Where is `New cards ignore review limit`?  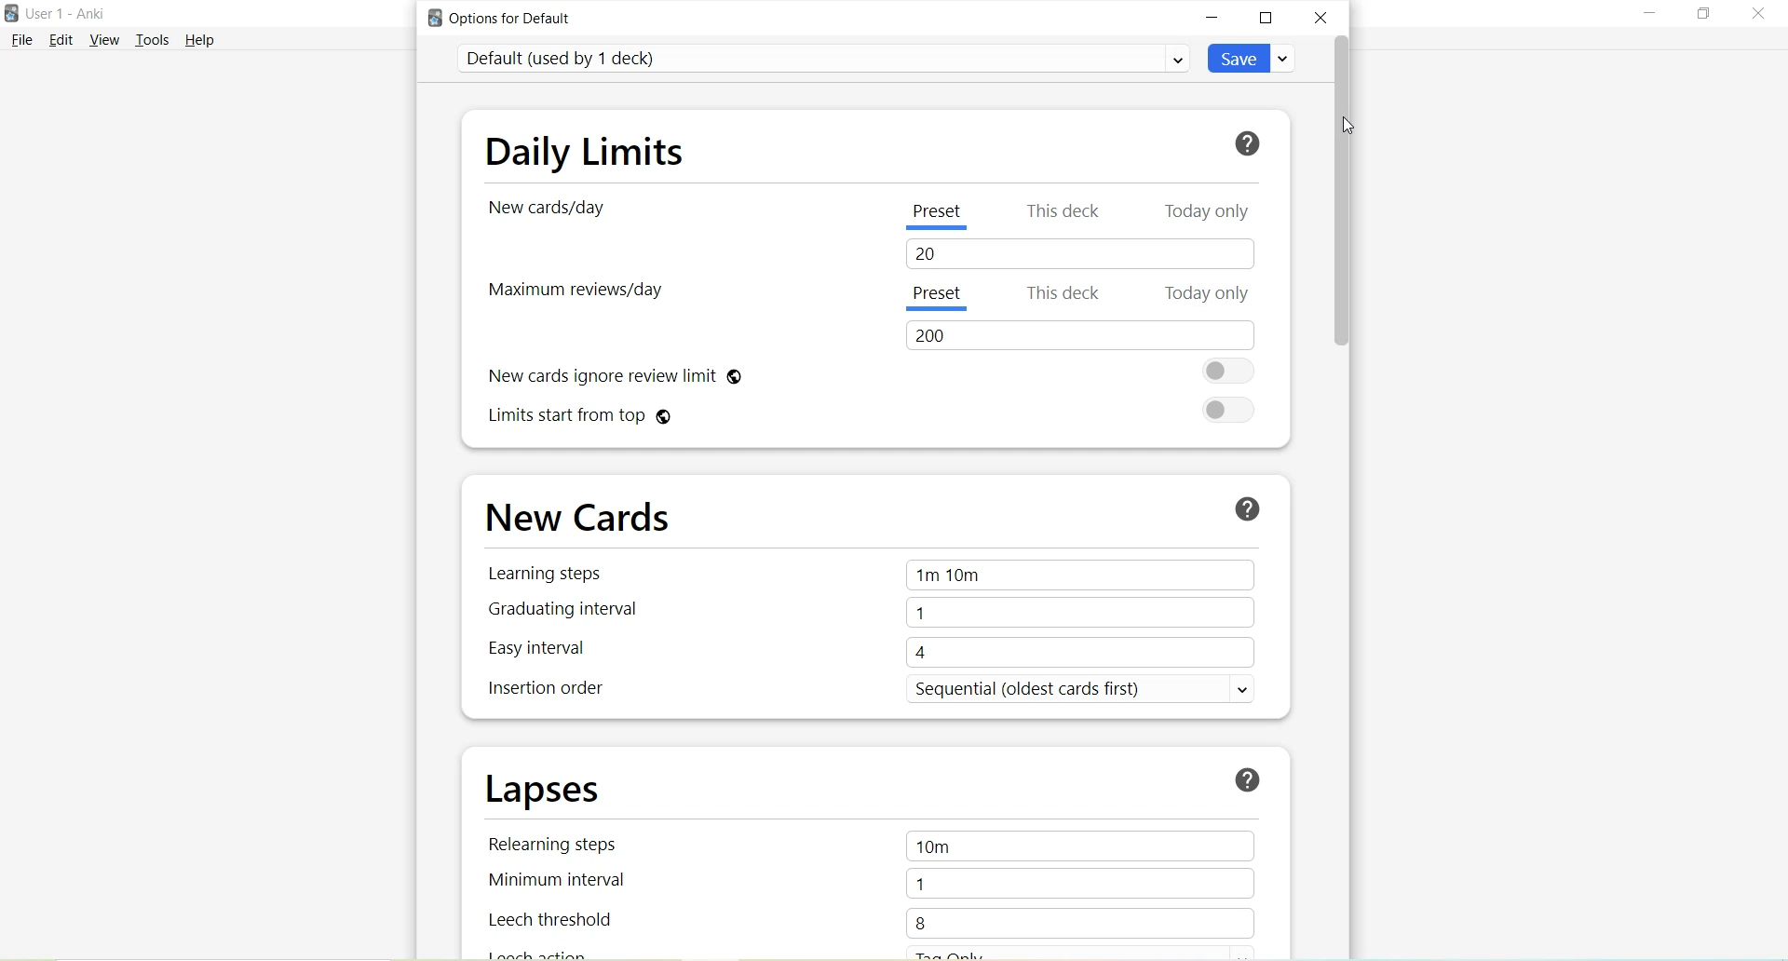 New cards ignore review limit is located at coordinates (613, 374).